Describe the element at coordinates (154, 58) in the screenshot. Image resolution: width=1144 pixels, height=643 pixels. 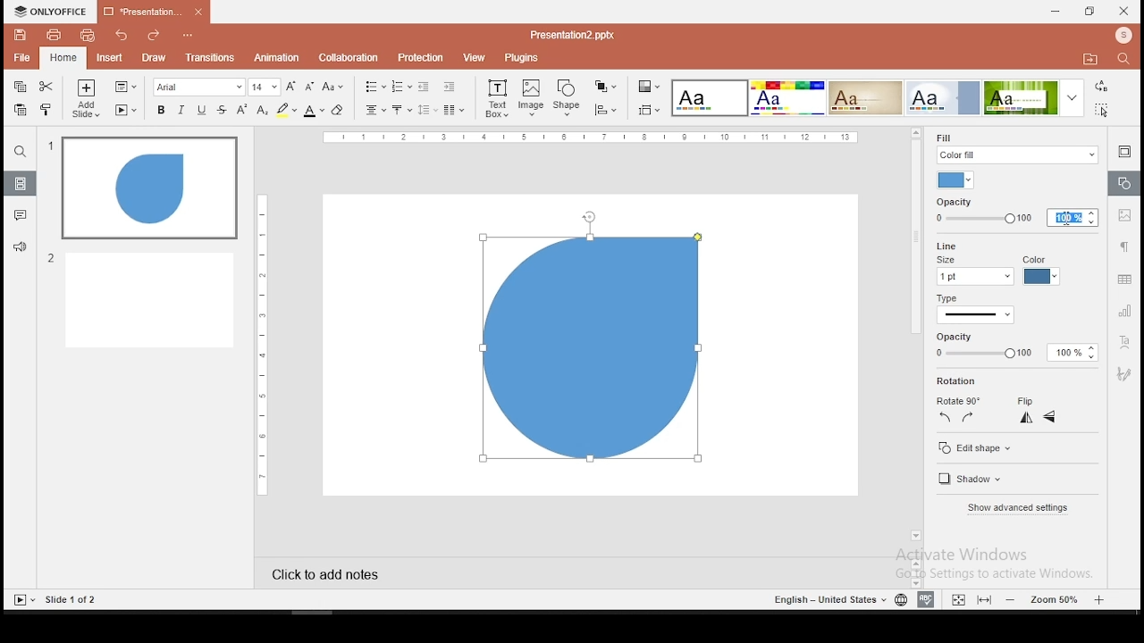
I see `draw` at that location.